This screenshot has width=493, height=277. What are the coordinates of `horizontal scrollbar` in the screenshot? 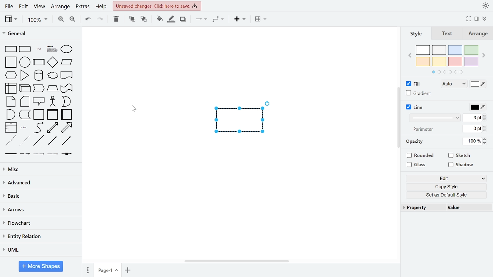 It's located at (236, 262).